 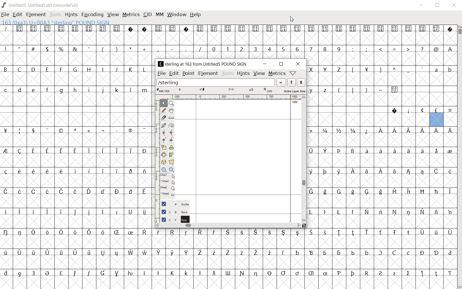 I want to click on Active layer, so click(x=231, y=90).